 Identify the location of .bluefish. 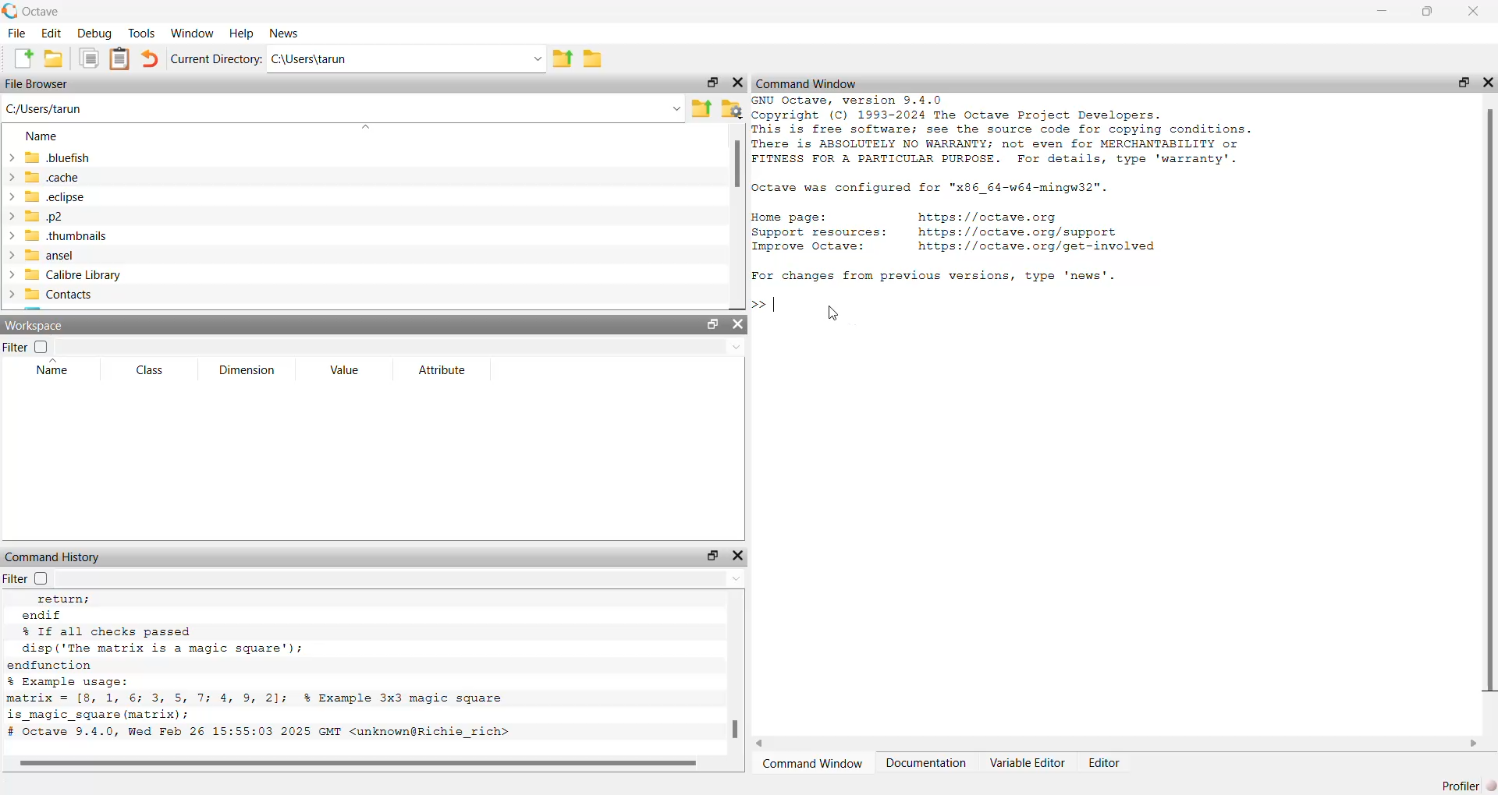
(55, 157).